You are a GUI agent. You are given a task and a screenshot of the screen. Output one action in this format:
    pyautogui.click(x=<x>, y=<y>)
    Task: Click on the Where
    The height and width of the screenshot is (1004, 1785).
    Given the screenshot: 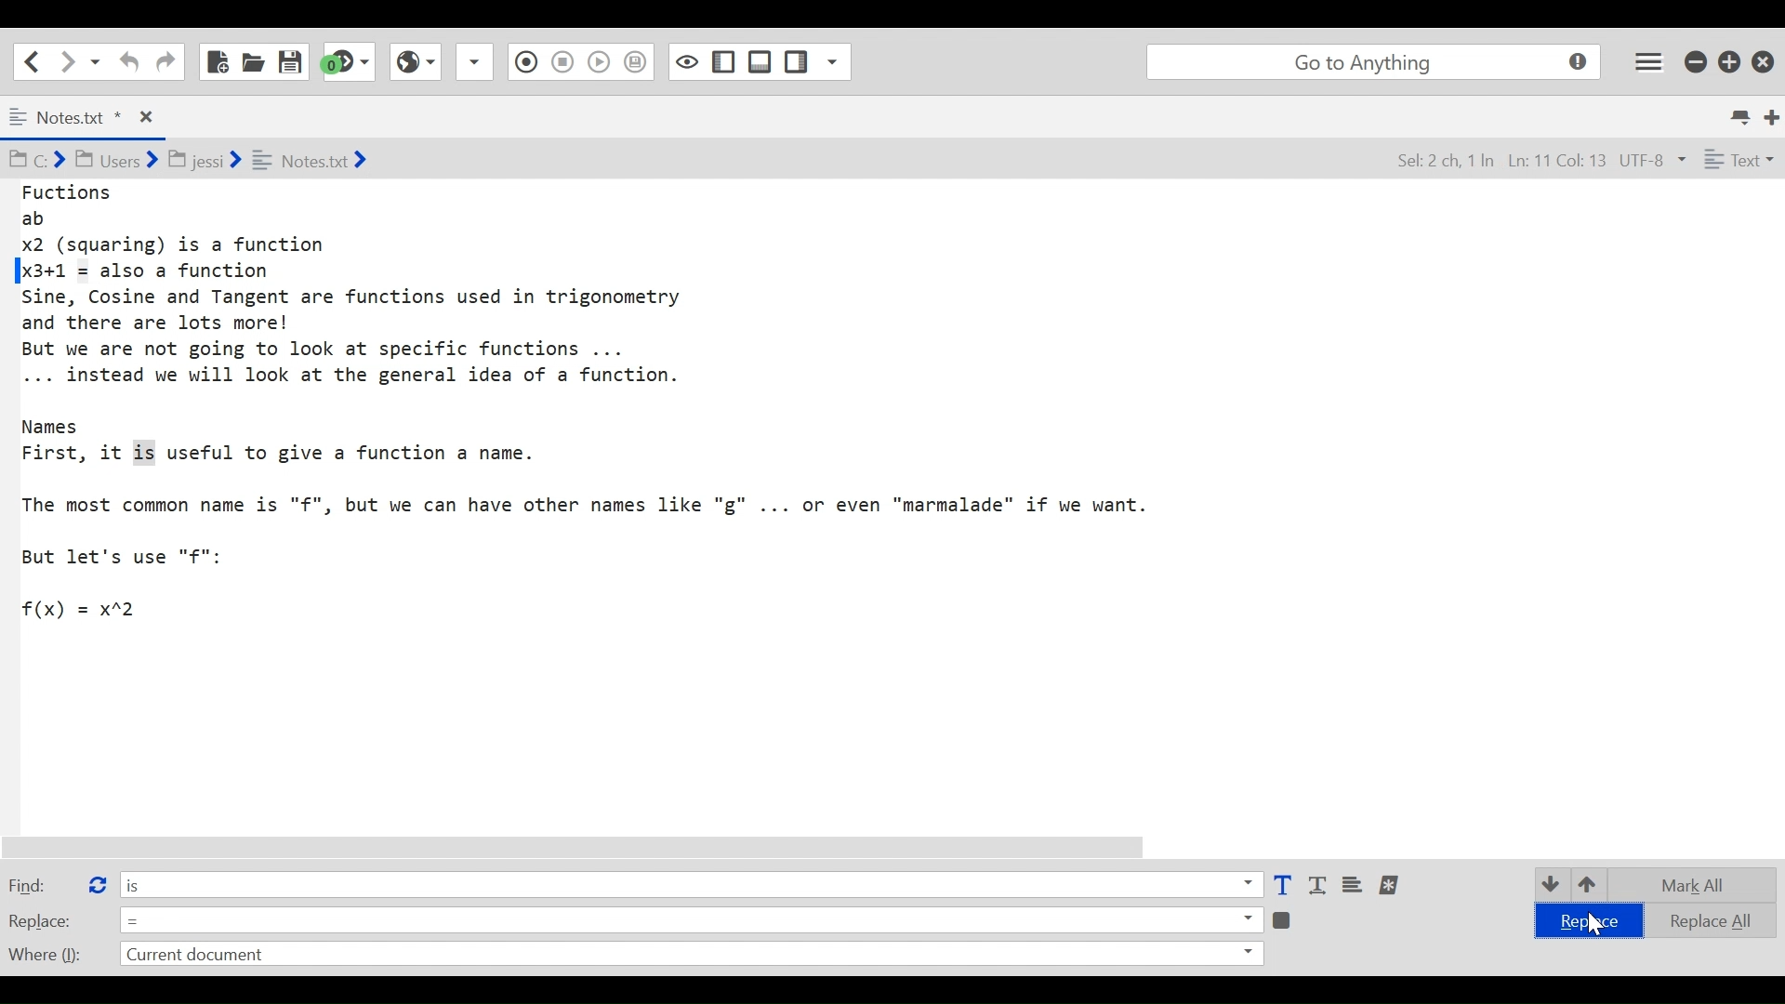 What is the action you would take?
    pyautogui.click(x=43, y=952)
    